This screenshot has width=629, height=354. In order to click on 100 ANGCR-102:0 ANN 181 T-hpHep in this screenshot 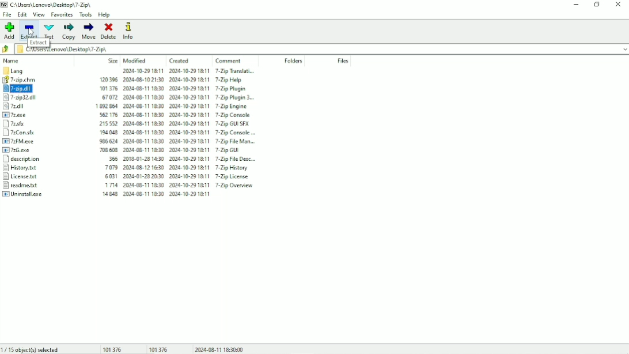, I will do `click(179, 80)`.